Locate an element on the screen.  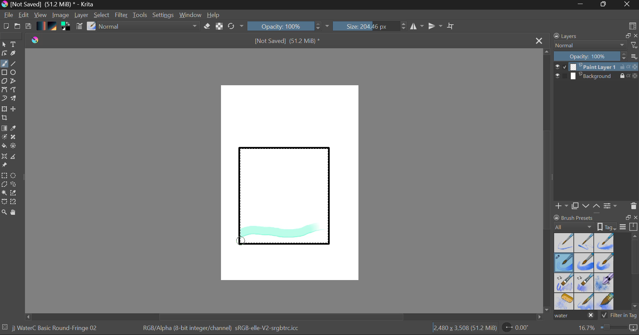
Water C - Wet Pattern is located at coordinates (604, 243).